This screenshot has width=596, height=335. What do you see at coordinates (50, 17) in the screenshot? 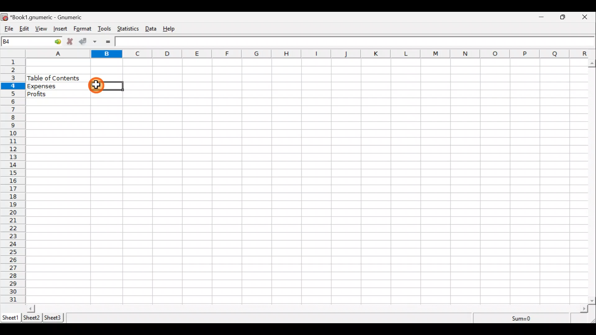
I see `“Book1.gnumeric - Gnumeric` at bounding box center [50, 17].